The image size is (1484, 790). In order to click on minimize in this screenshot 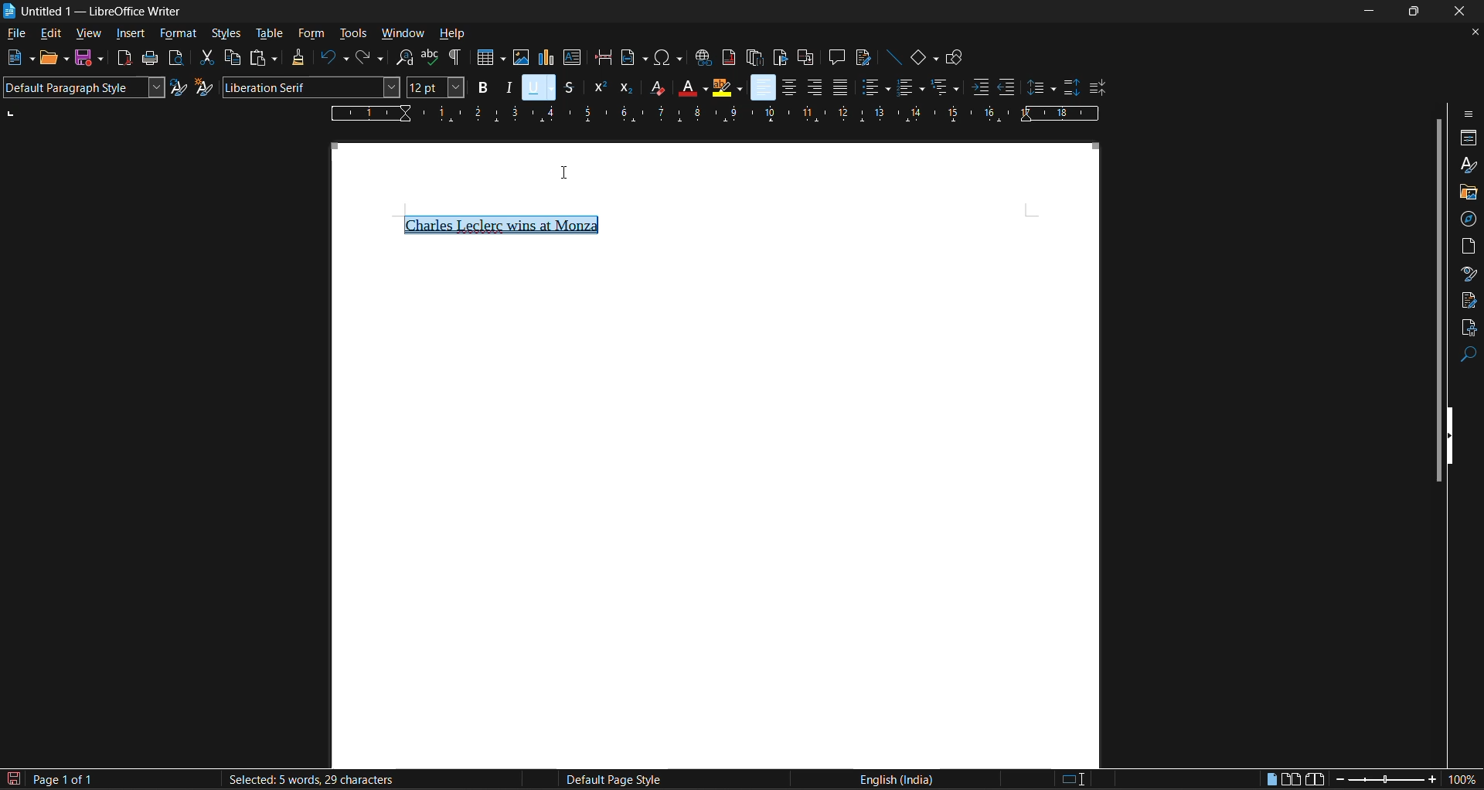, I will do `click(1371, 9)`.